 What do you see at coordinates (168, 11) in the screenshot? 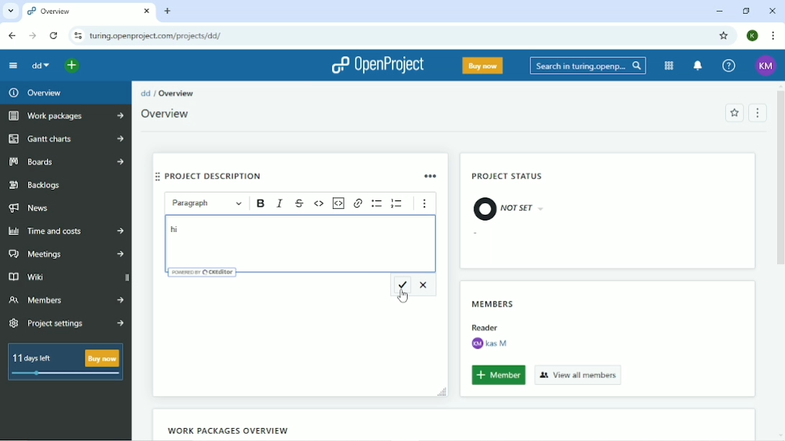
I see `New tab` at bounding box center [168, 11].